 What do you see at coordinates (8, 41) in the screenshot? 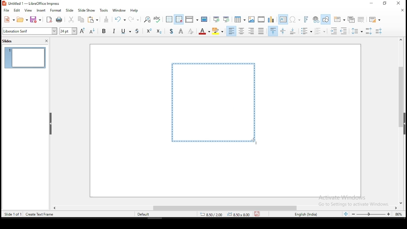
I see `slides` at bounding box center [8, 41].